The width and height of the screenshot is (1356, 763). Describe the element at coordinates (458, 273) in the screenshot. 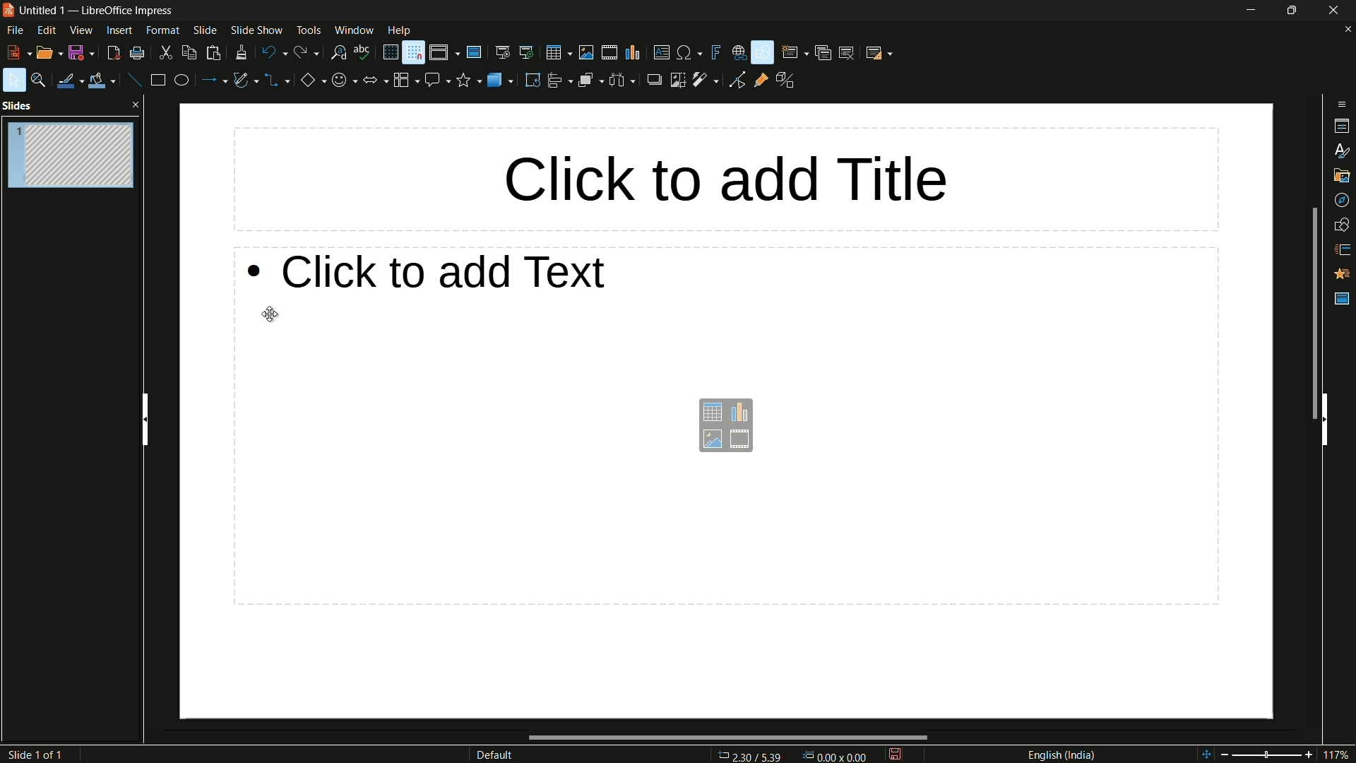

I see `click to add text` at that location.